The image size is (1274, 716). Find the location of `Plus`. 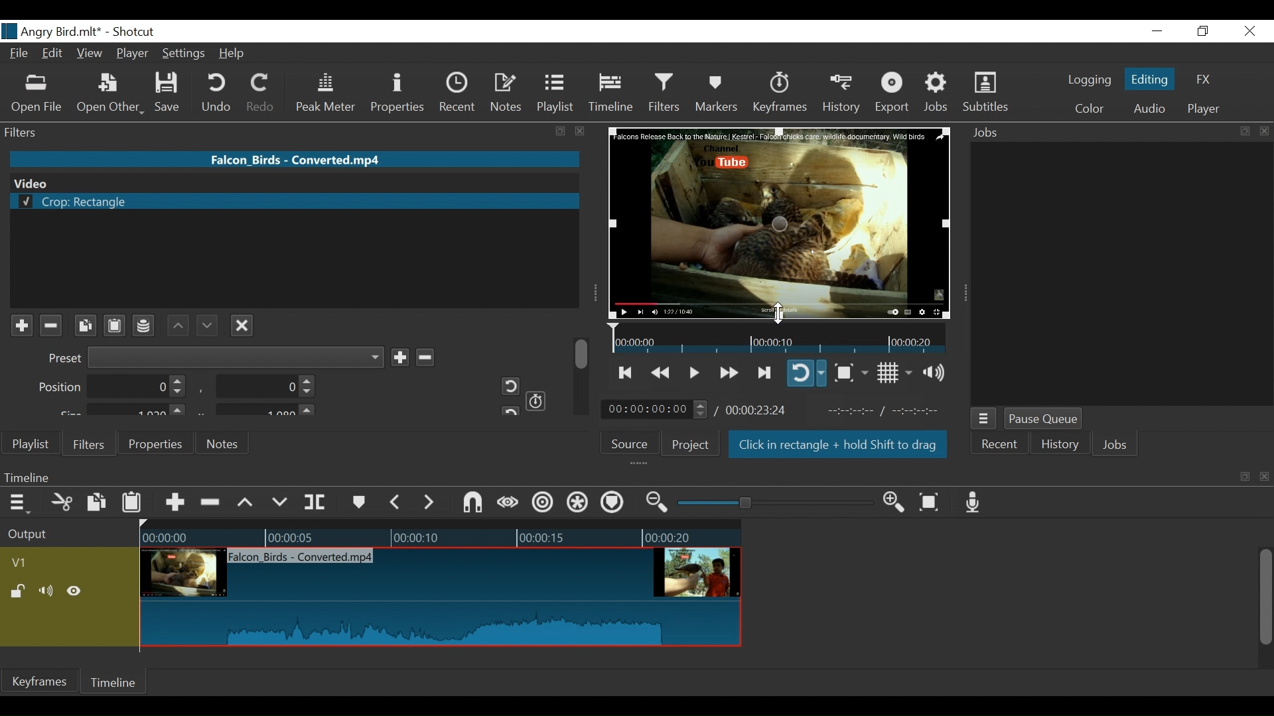

Plus is located at coordinates (21, 326).